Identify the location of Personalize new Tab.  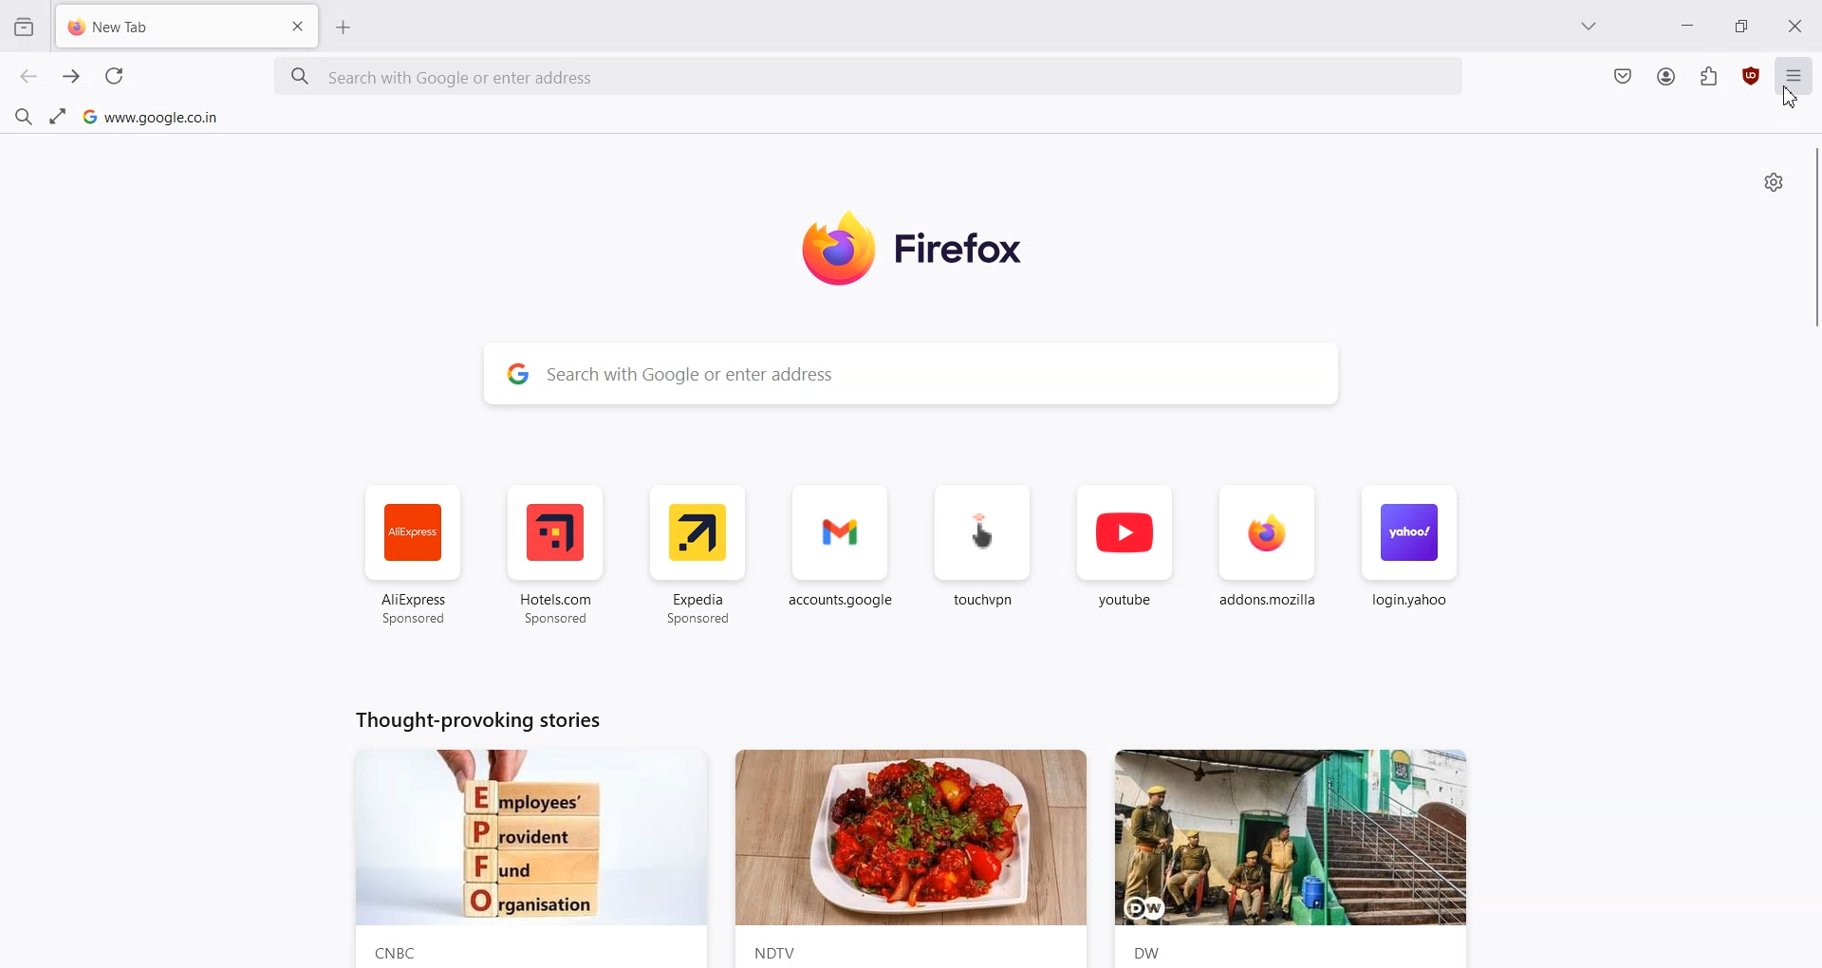
(1776, 182).